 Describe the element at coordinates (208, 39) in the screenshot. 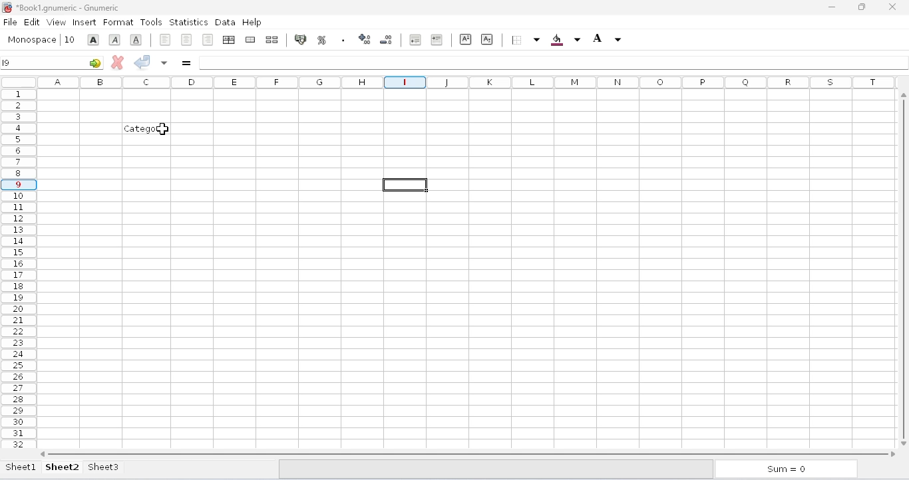

I see `align right` at that location.